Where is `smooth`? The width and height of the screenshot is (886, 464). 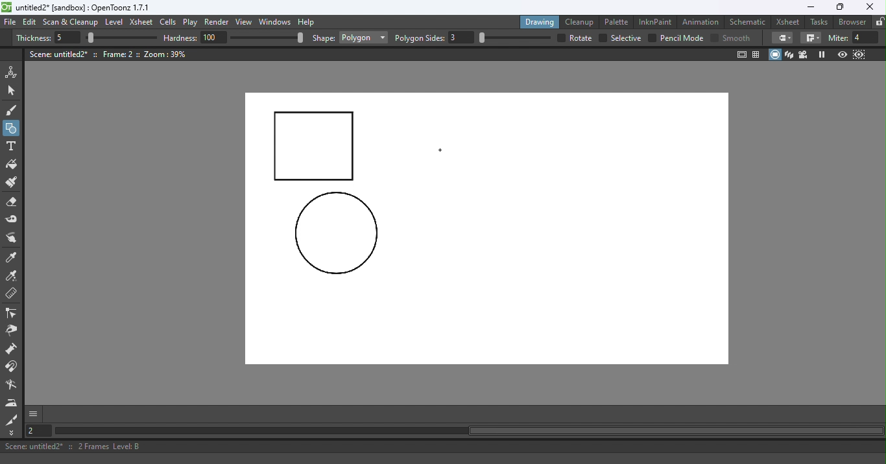
smooth is located at coordinates (738, 38).